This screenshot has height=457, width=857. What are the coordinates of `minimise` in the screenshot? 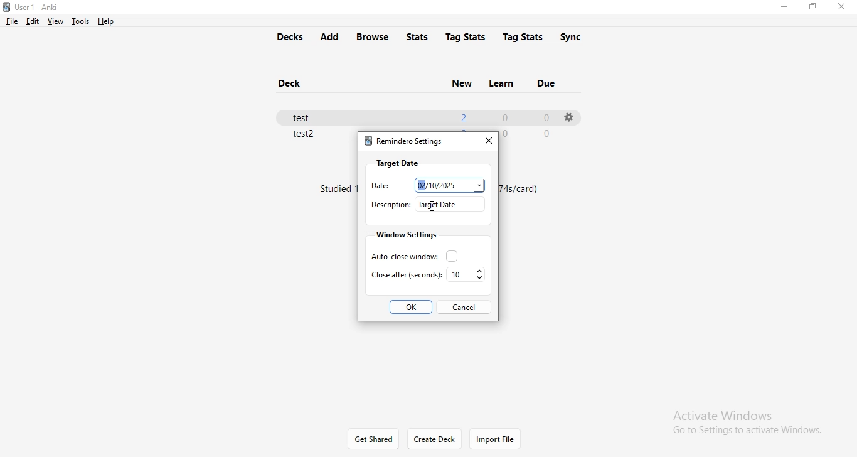 It's located at (784, 8).